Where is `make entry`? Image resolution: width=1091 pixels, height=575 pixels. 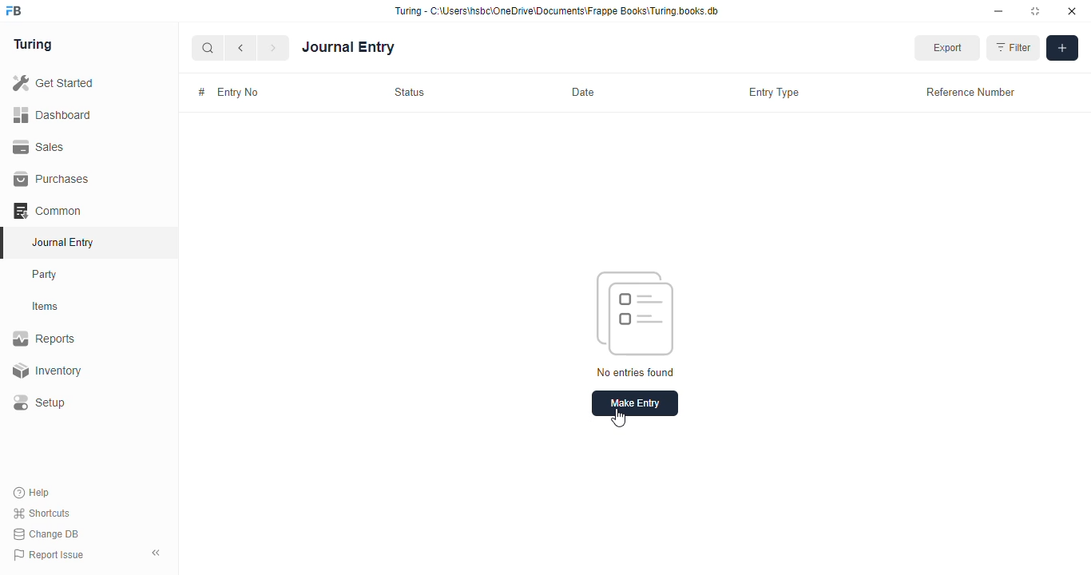
make entry is located at coordinates (635, 403).